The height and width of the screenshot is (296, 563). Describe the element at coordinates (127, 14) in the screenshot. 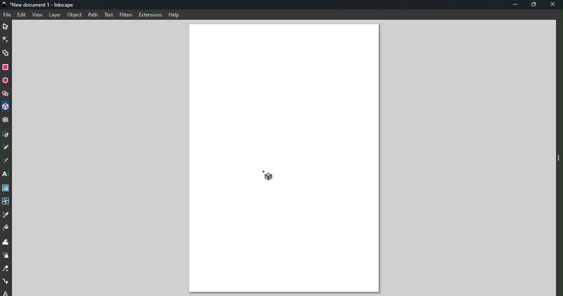

I see `Filters` at that location.